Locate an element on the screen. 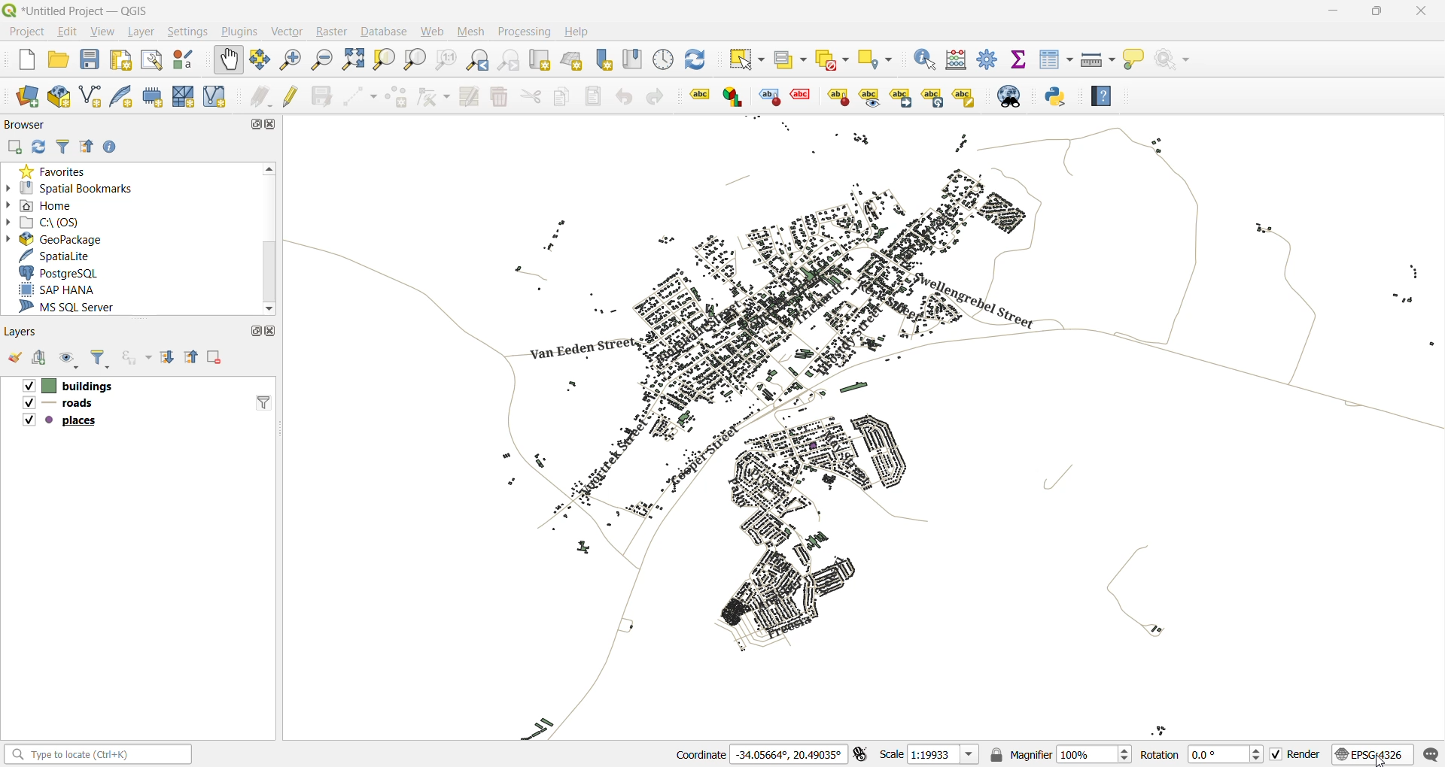 The height and width of the screenshot is (767, 1445). rotate a label is located at coordinates (933, 98).